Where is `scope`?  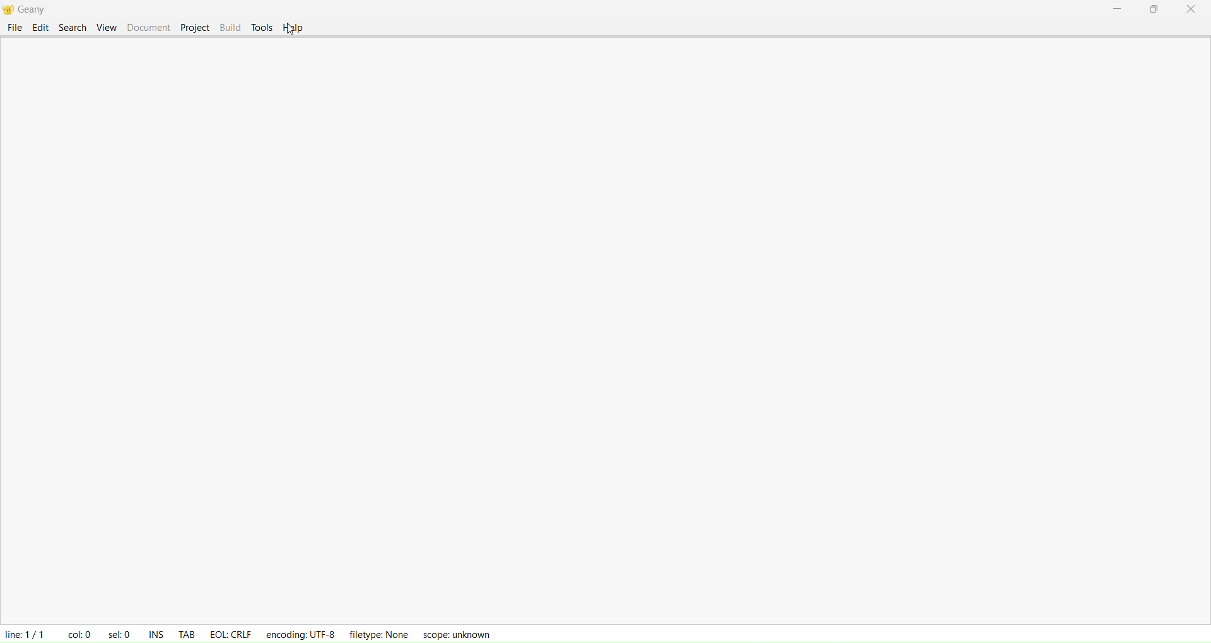
scope is located at coordinates (460, 633).